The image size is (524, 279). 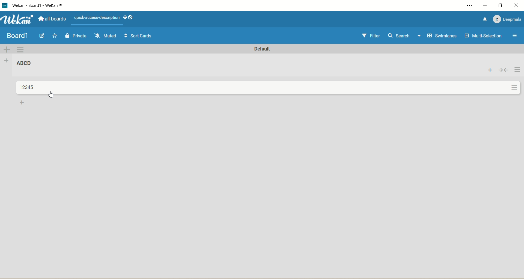 I want to click on sort cards, so click(x=138, y=37).